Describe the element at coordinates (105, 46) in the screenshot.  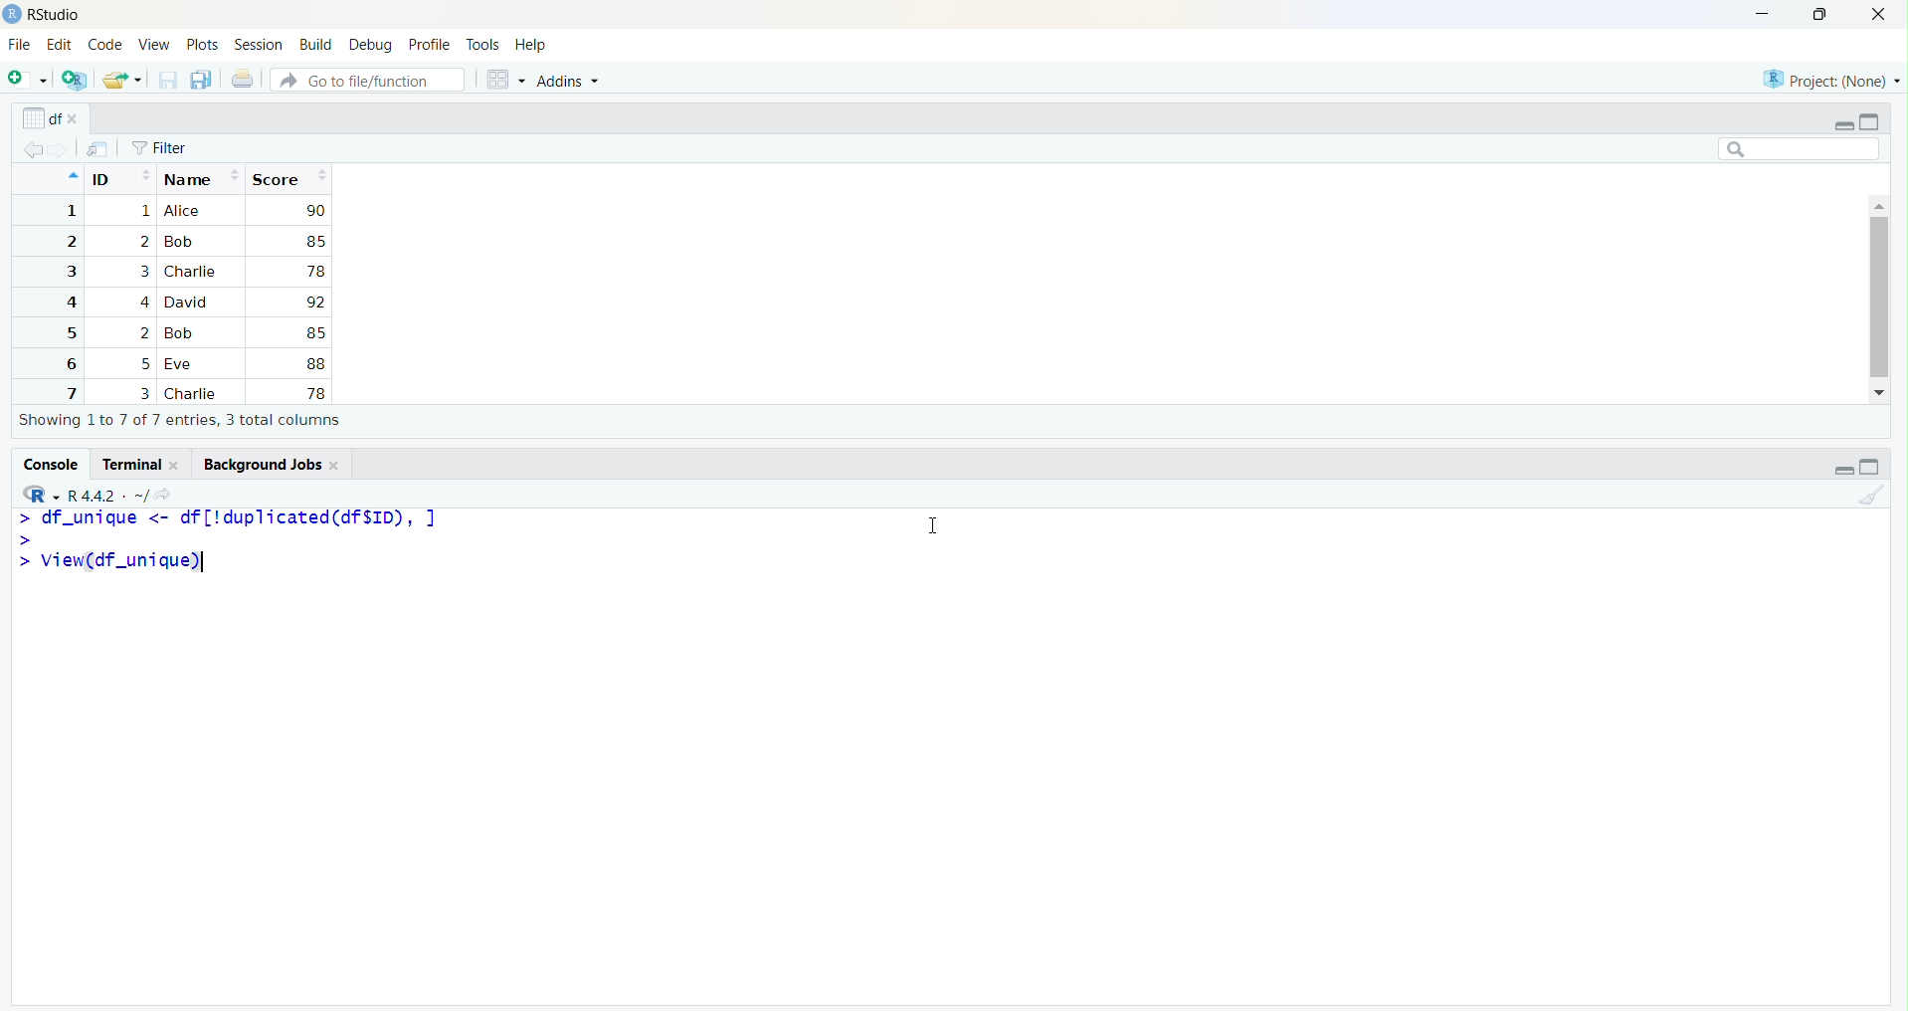
I see `Code` at that location.